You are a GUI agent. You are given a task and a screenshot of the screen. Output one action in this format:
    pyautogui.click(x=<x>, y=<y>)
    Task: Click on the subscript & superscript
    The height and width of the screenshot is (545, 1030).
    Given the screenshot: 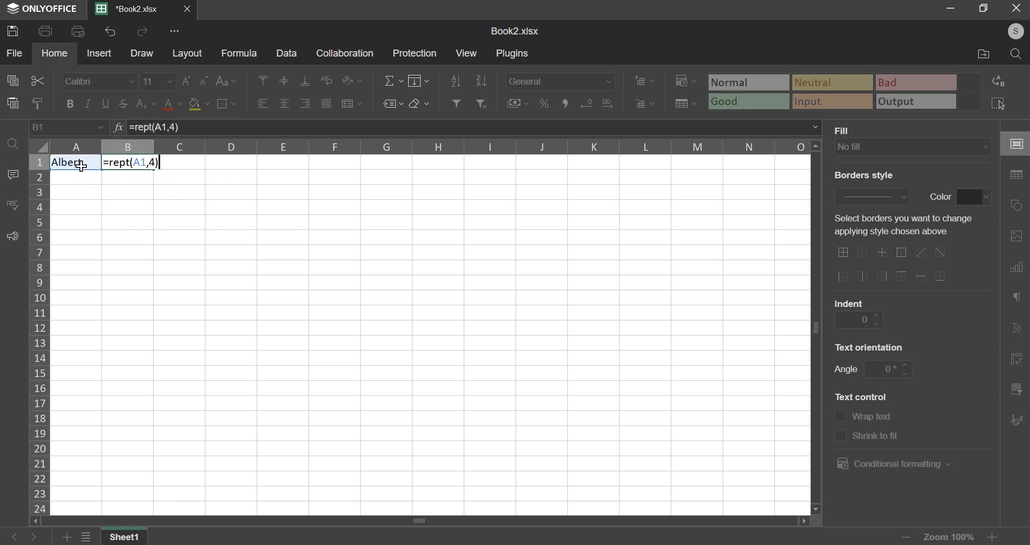 What is the action you would take?
    pyautogui.click(x=146, y=103)
    